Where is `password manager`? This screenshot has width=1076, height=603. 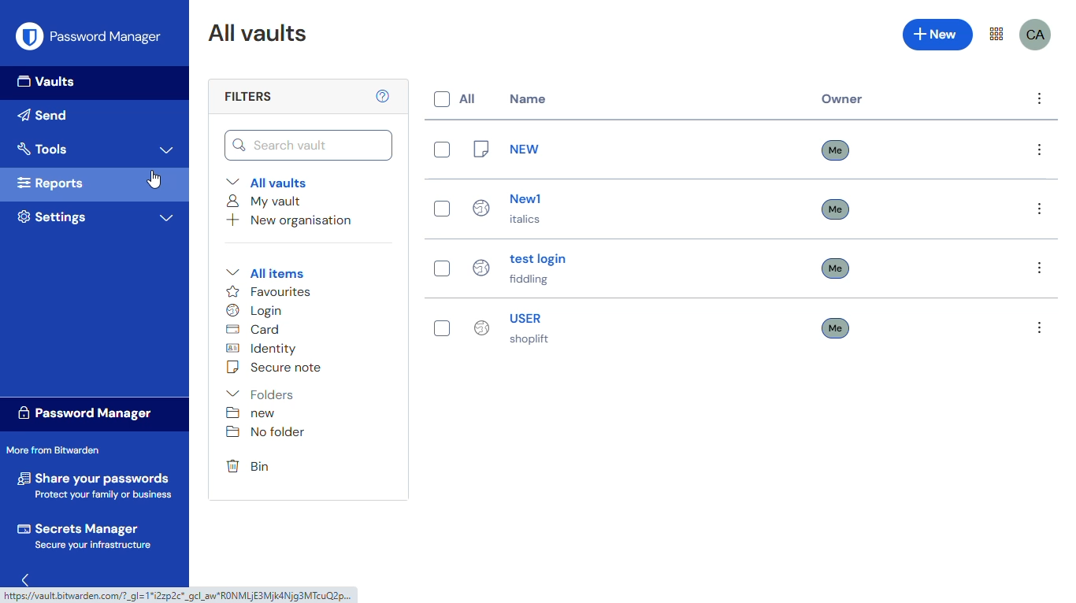 password manager is located at coordinates (106, 36).